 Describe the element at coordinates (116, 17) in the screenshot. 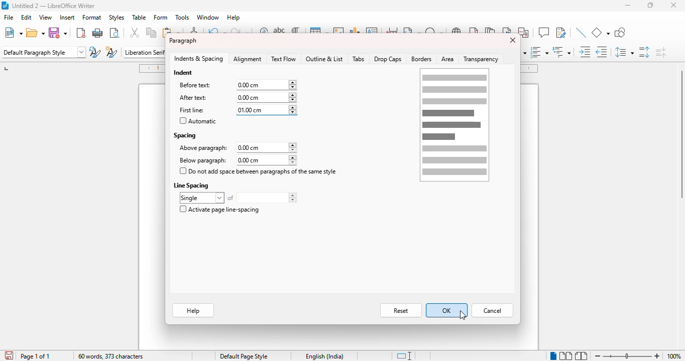

I see `styles` at that location.